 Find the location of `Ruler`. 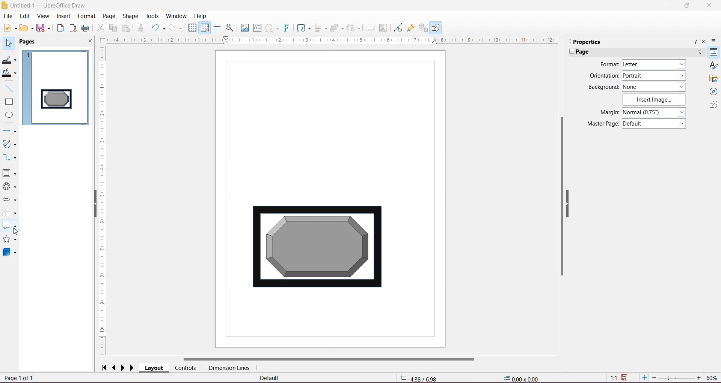

Ruler is located at coordinates (332, 40).